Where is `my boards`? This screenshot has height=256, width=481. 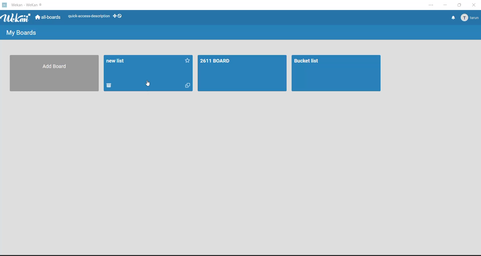 my boards is located at coordinates (21, 33).